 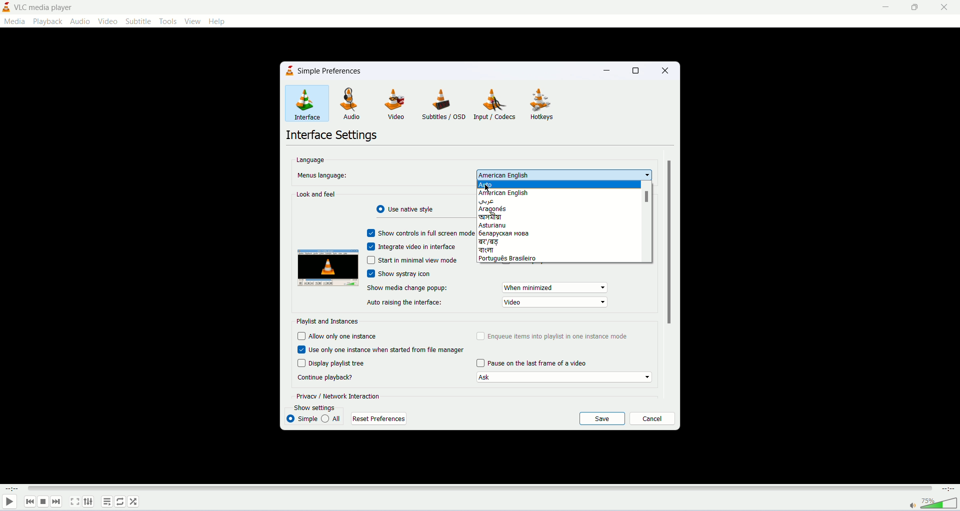 What do you see at coordinates (540, 104) in the screenshot?
I see `hotkeys` at bounding box center [540, 104].